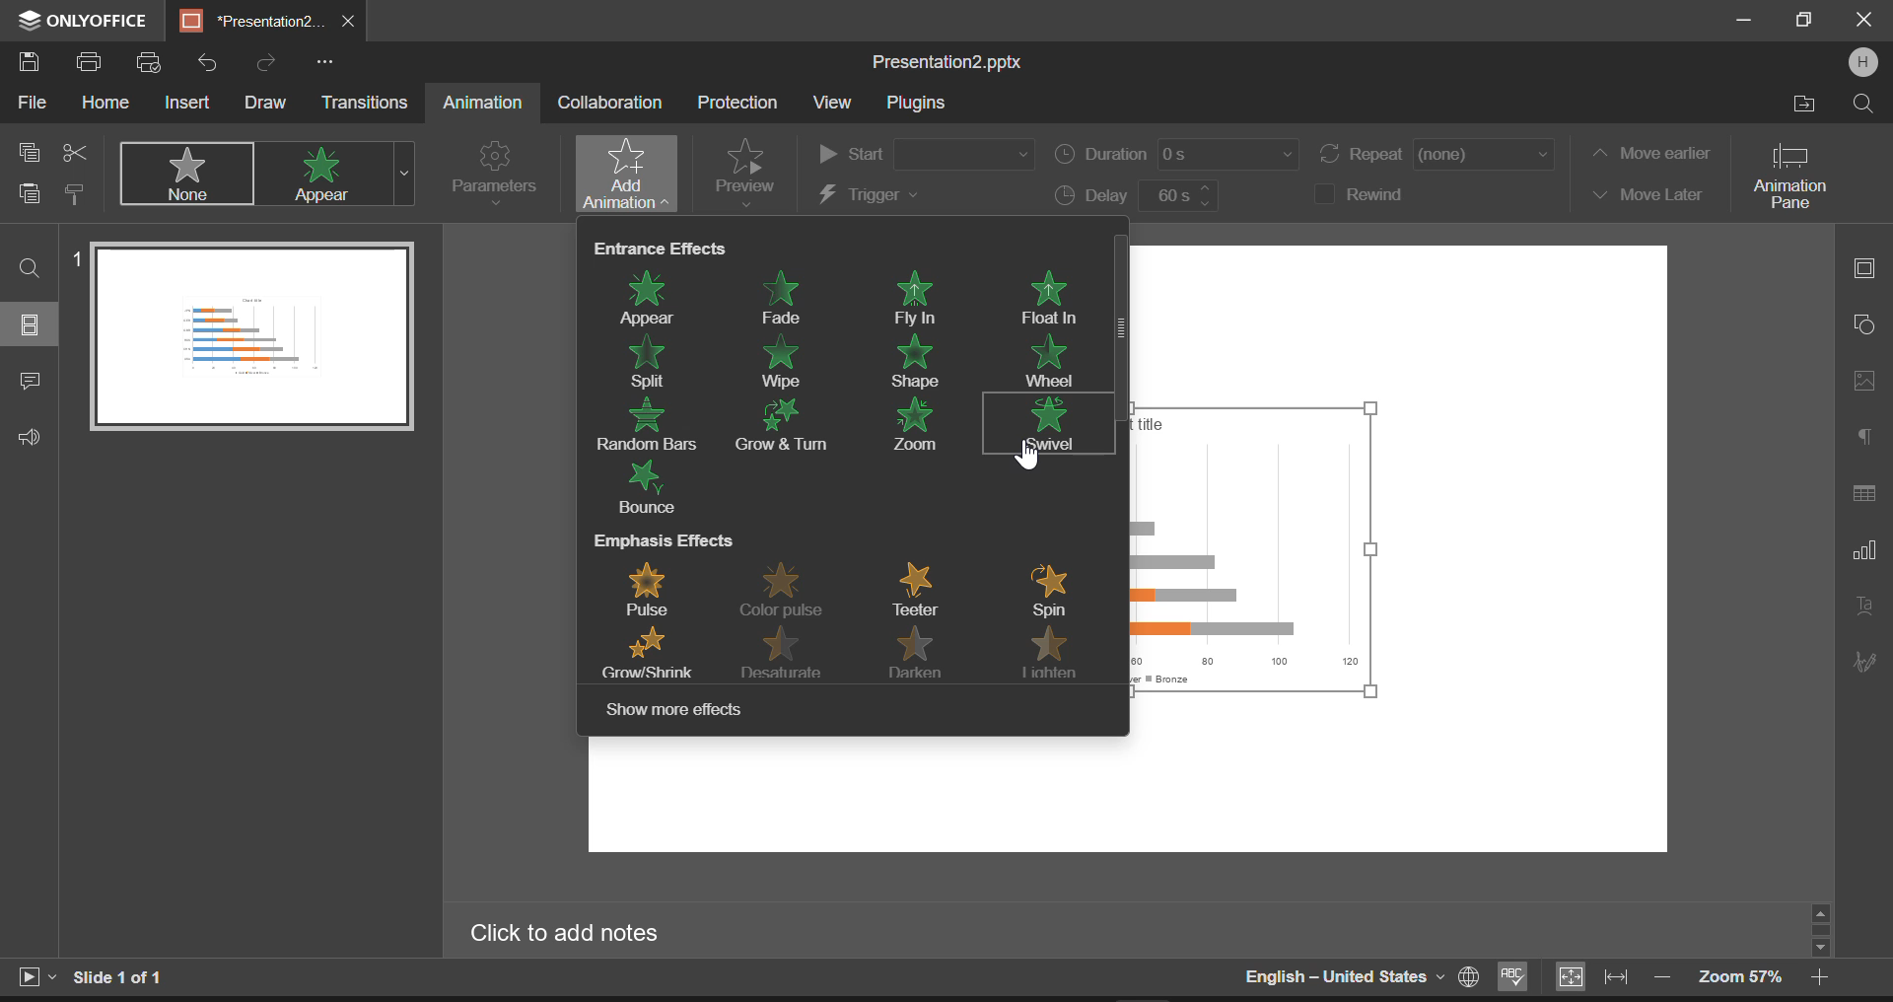 Image resolution: width=1893 pixels, height=1002 pixels. Describe the element at coordinates (1747, 22) in the screenshot. I see `Restore Down` at that location.